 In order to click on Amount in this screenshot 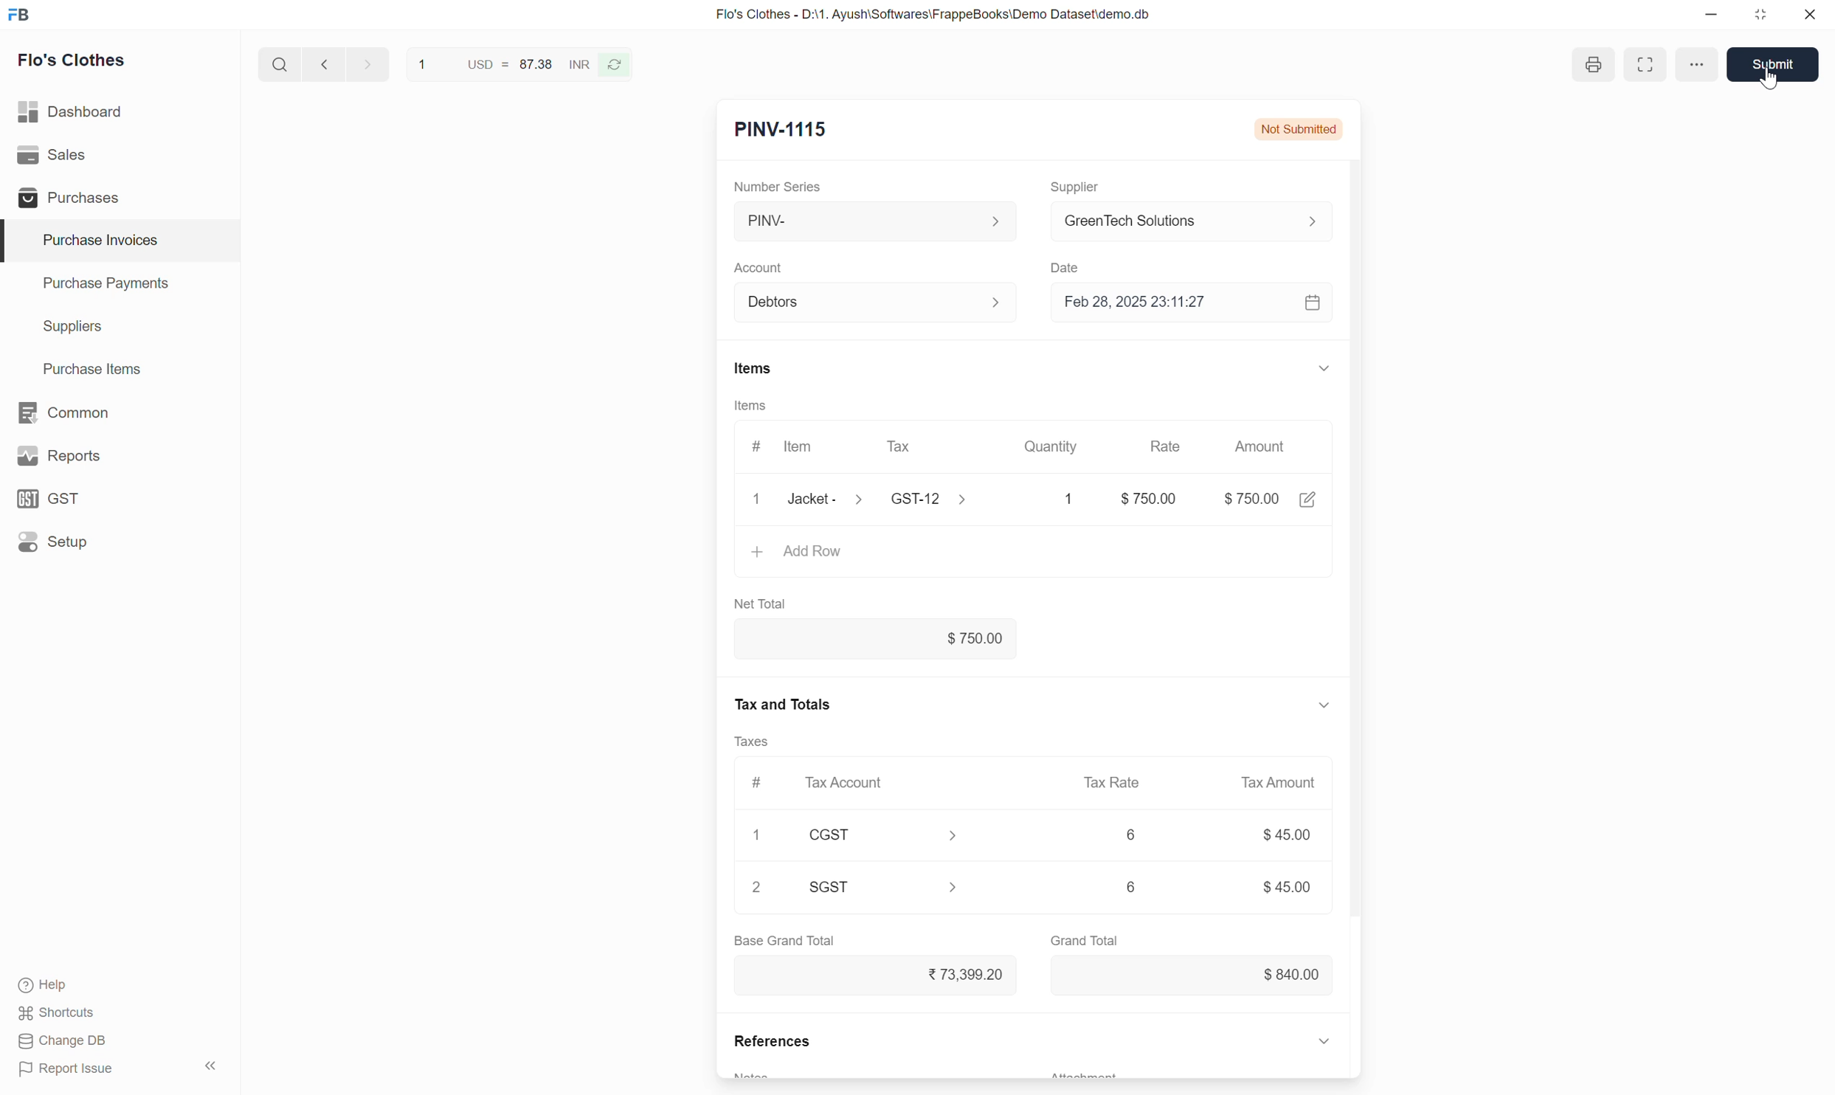, I will do `click(1263, 446)`.